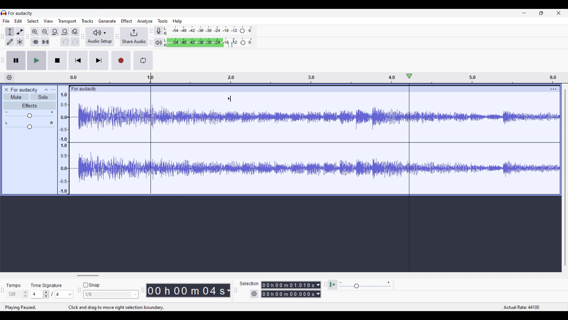 The image size is (568, 320). Describe the element at coordinates (88, 21) in the screenshot. I see `Tracks menu` at that location.